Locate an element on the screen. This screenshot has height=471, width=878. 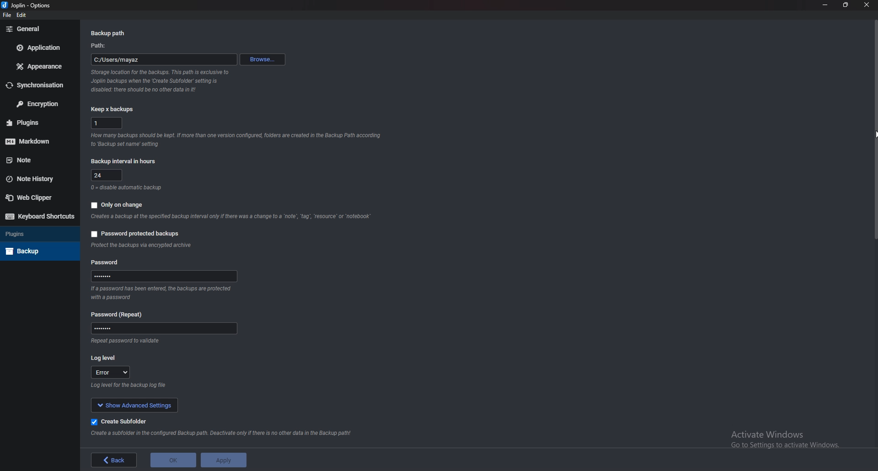
Joplin - options is located at coordinates (28, 6).